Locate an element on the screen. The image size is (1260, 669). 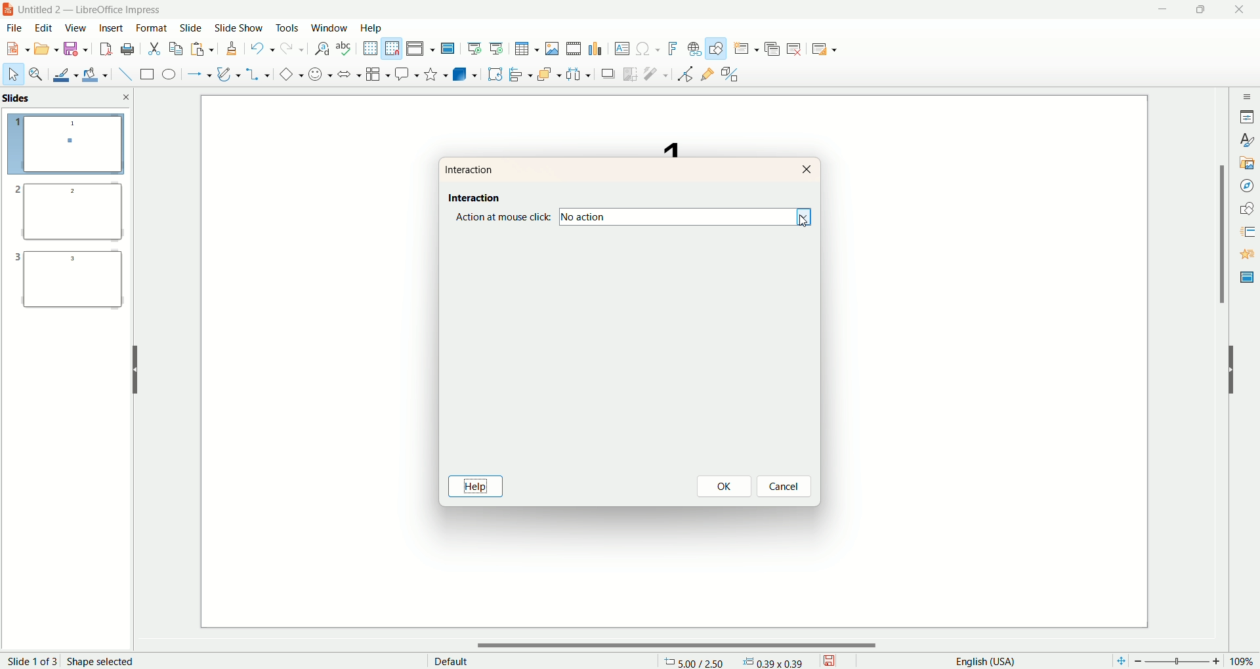
file is located at coordinates (18, 28).